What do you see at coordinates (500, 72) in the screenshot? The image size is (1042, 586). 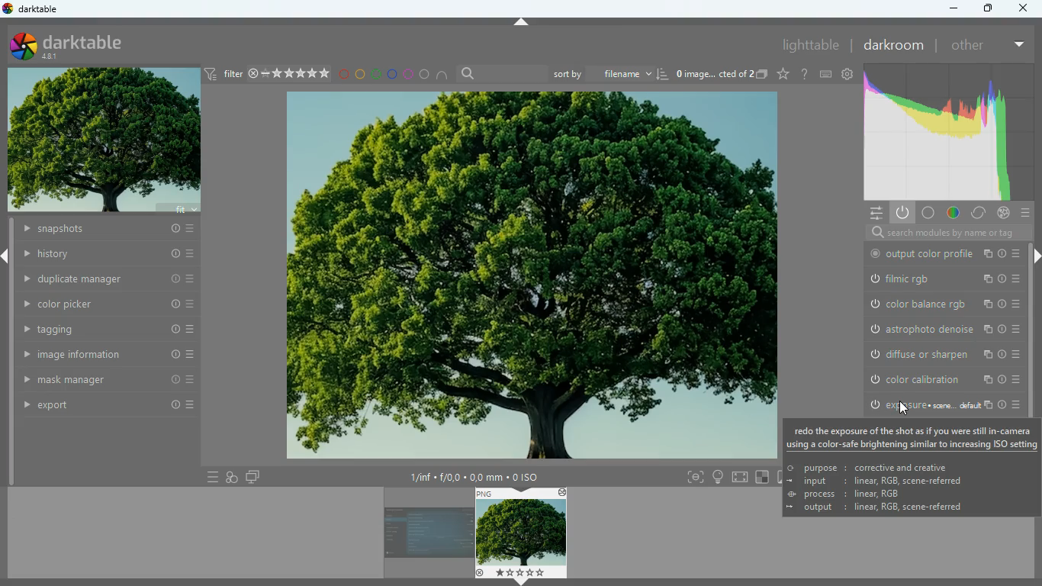 I see `search` at bounding box center [500, 72].